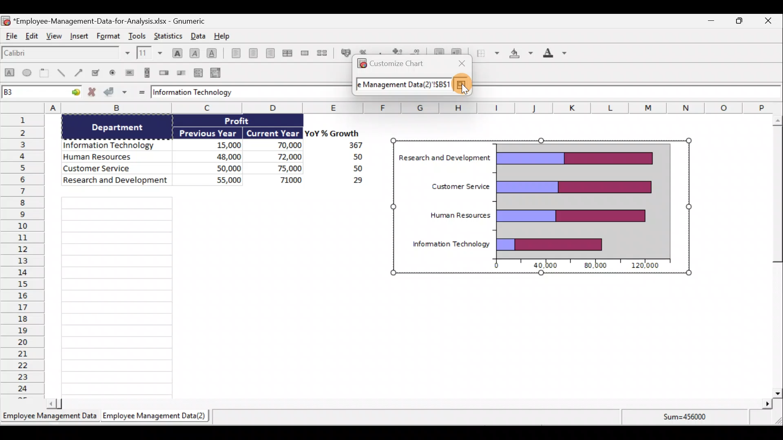  Describe the element at coordinates (344, 53) in the screenshot. I see `Format the selection as accounting` at that location.